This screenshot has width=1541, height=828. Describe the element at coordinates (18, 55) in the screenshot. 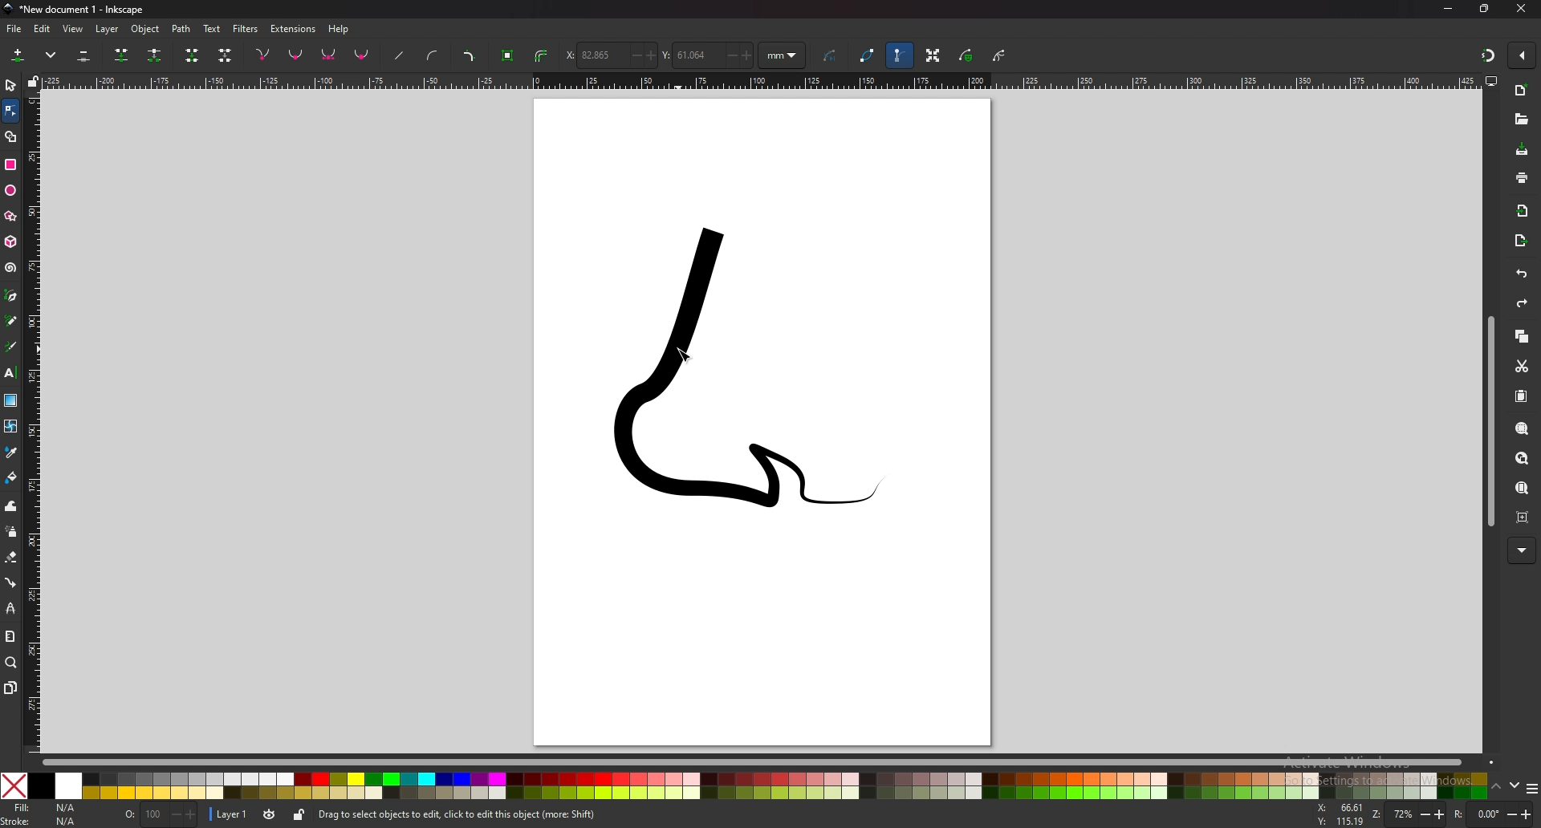

I see `insert new nodes` at that location.